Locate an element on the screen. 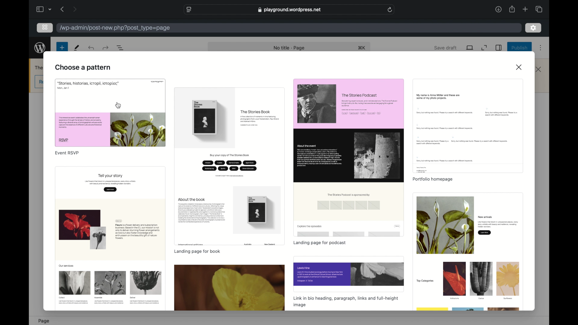 Image resolution: width=578 pixels, height=325 pixels. landing page for podcast is located at coordinates (319, 243).